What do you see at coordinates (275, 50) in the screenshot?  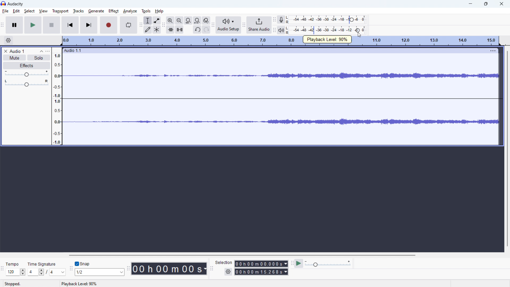 I see `hold to move` at bounding box center [275, 50].